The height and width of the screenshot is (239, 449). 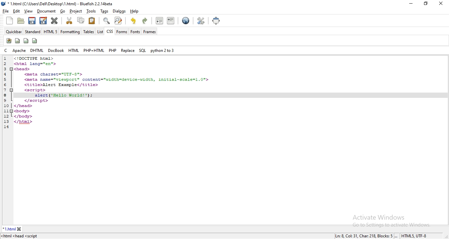 What do you see at coordinates (21, 111) in the screenshot?
I see `<body>` at bounding box center [21, 111].